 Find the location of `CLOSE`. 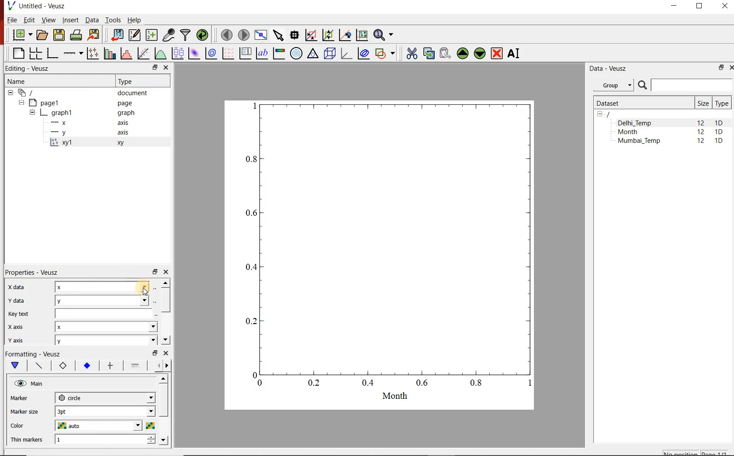

CLOSE is located at coordinates (731, 68).